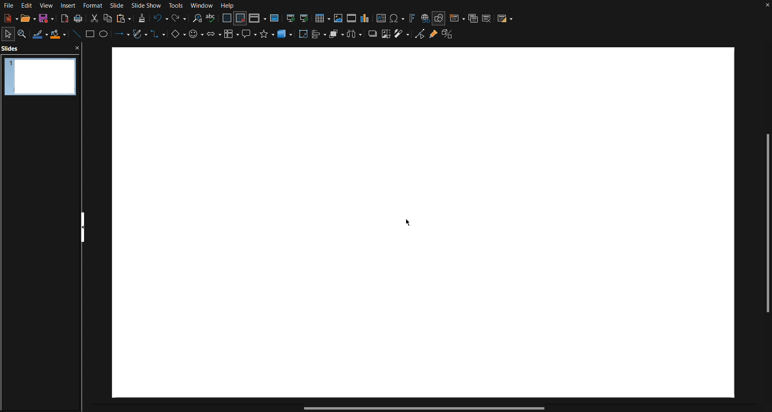  I want to click on File, so click(8, 6).